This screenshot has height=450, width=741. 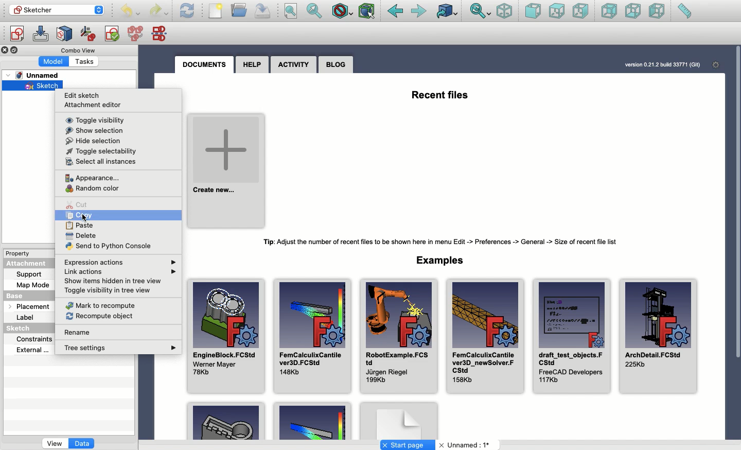 What do you see at coordinates (557, 11) in the screenshot?
I see `Top` at bounding box center [557, 11].